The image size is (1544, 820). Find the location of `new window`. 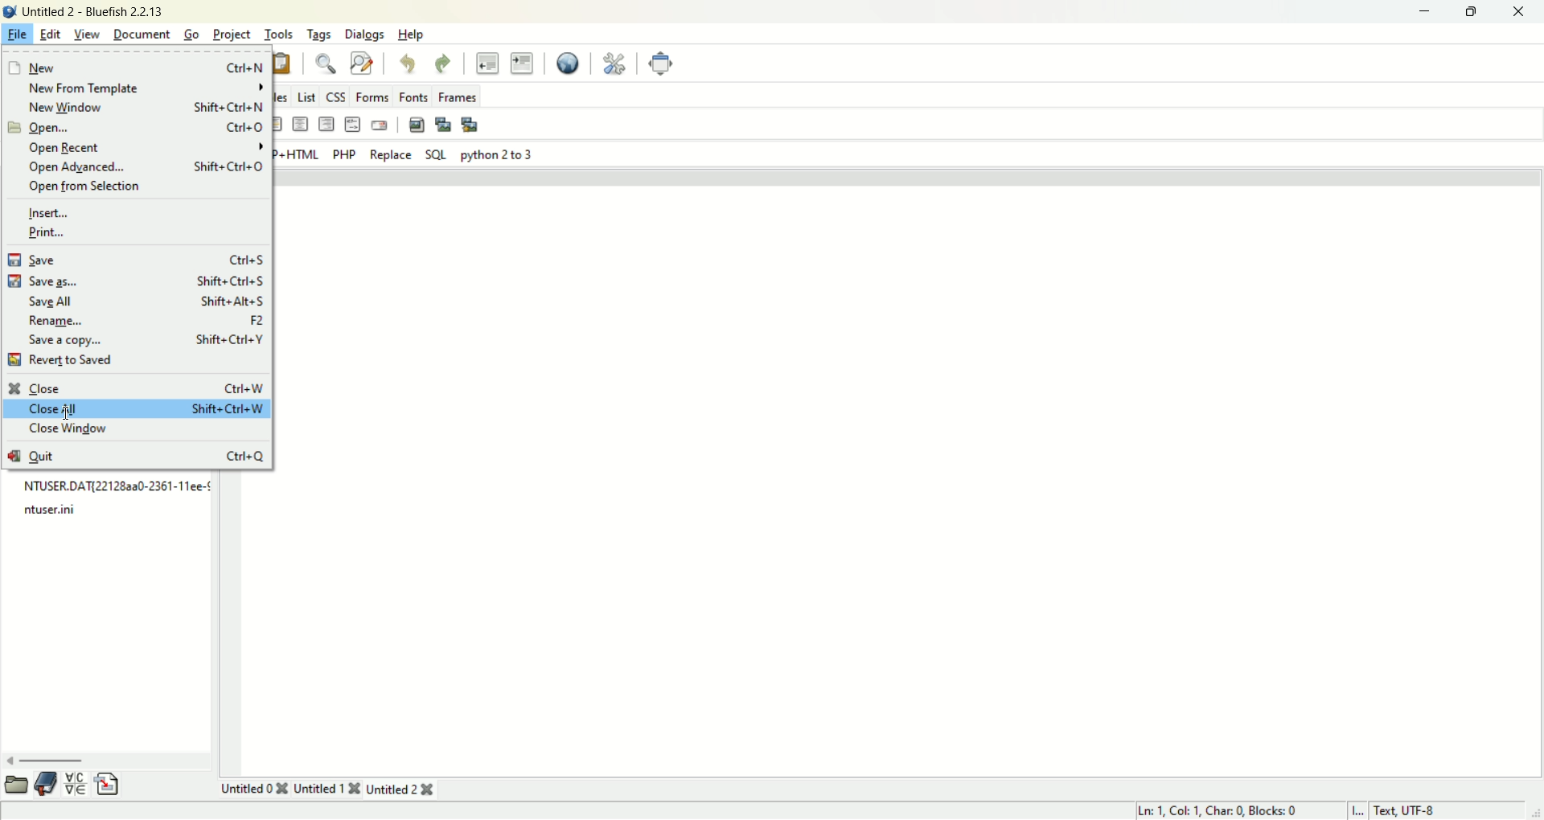

new window is located at coordinates (143, 107).